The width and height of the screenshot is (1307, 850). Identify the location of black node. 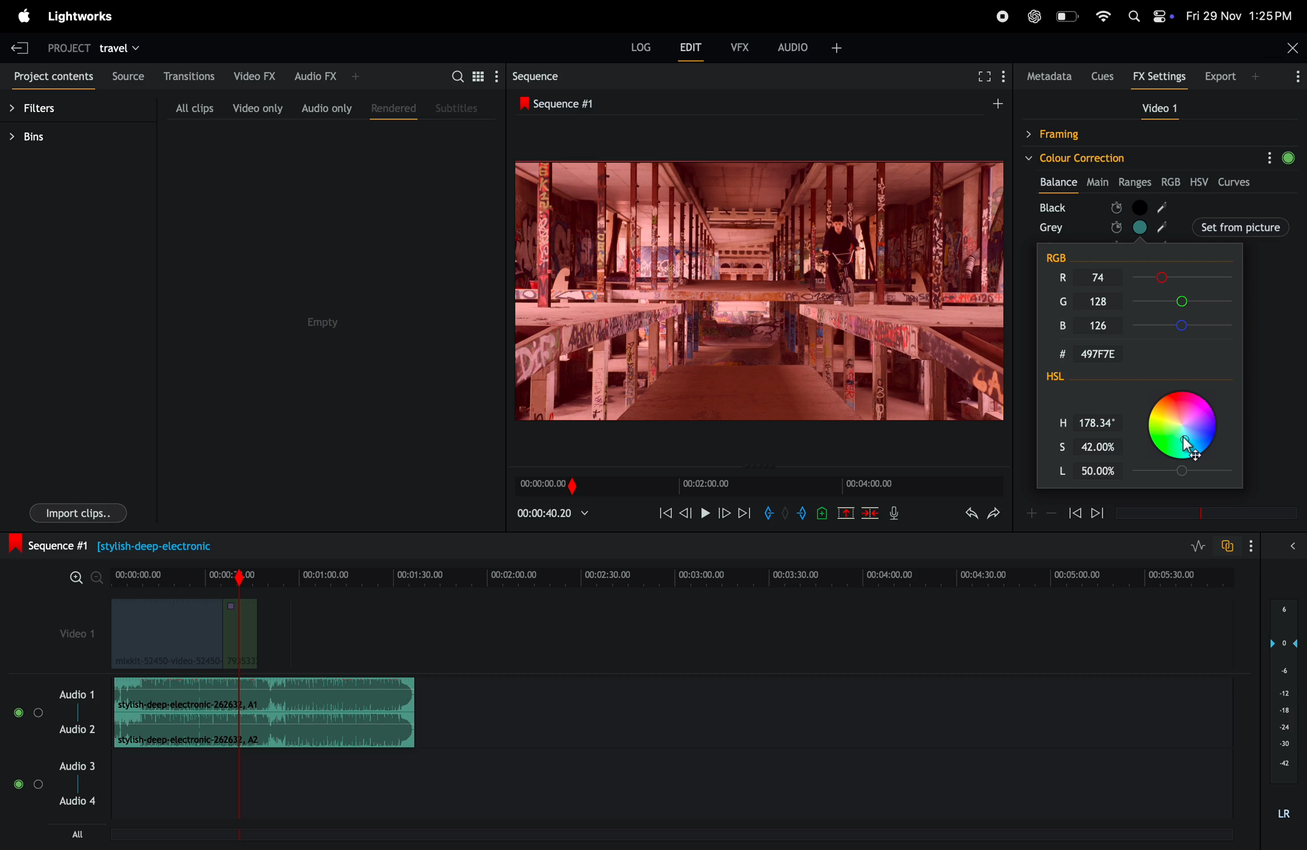
(1201, 206).